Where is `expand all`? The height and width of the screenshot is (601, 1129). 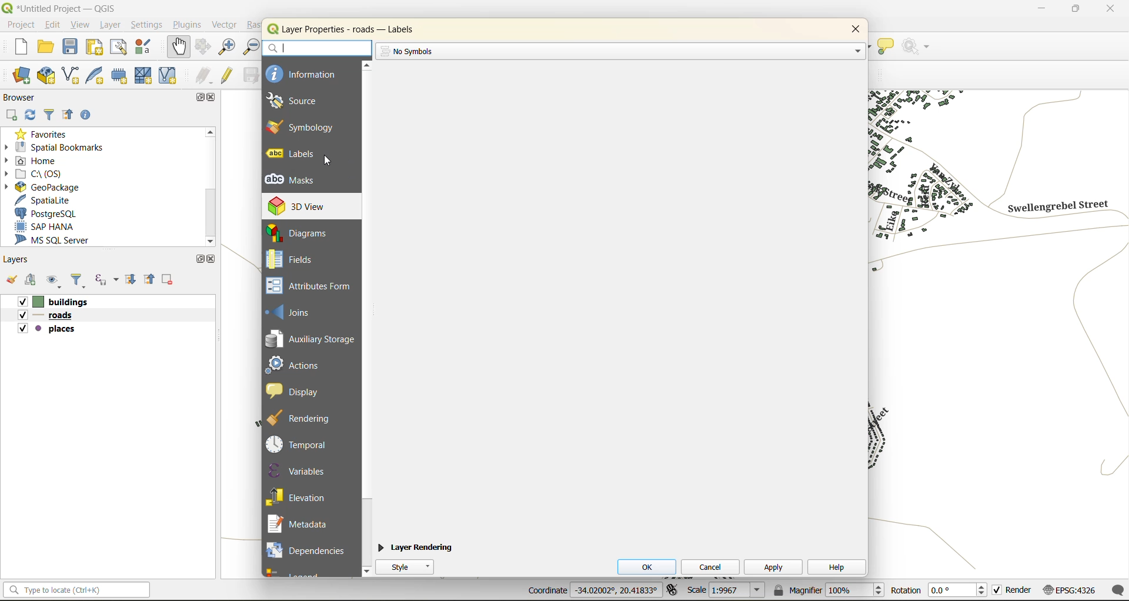 expand all is located at coordinates (128, 281).